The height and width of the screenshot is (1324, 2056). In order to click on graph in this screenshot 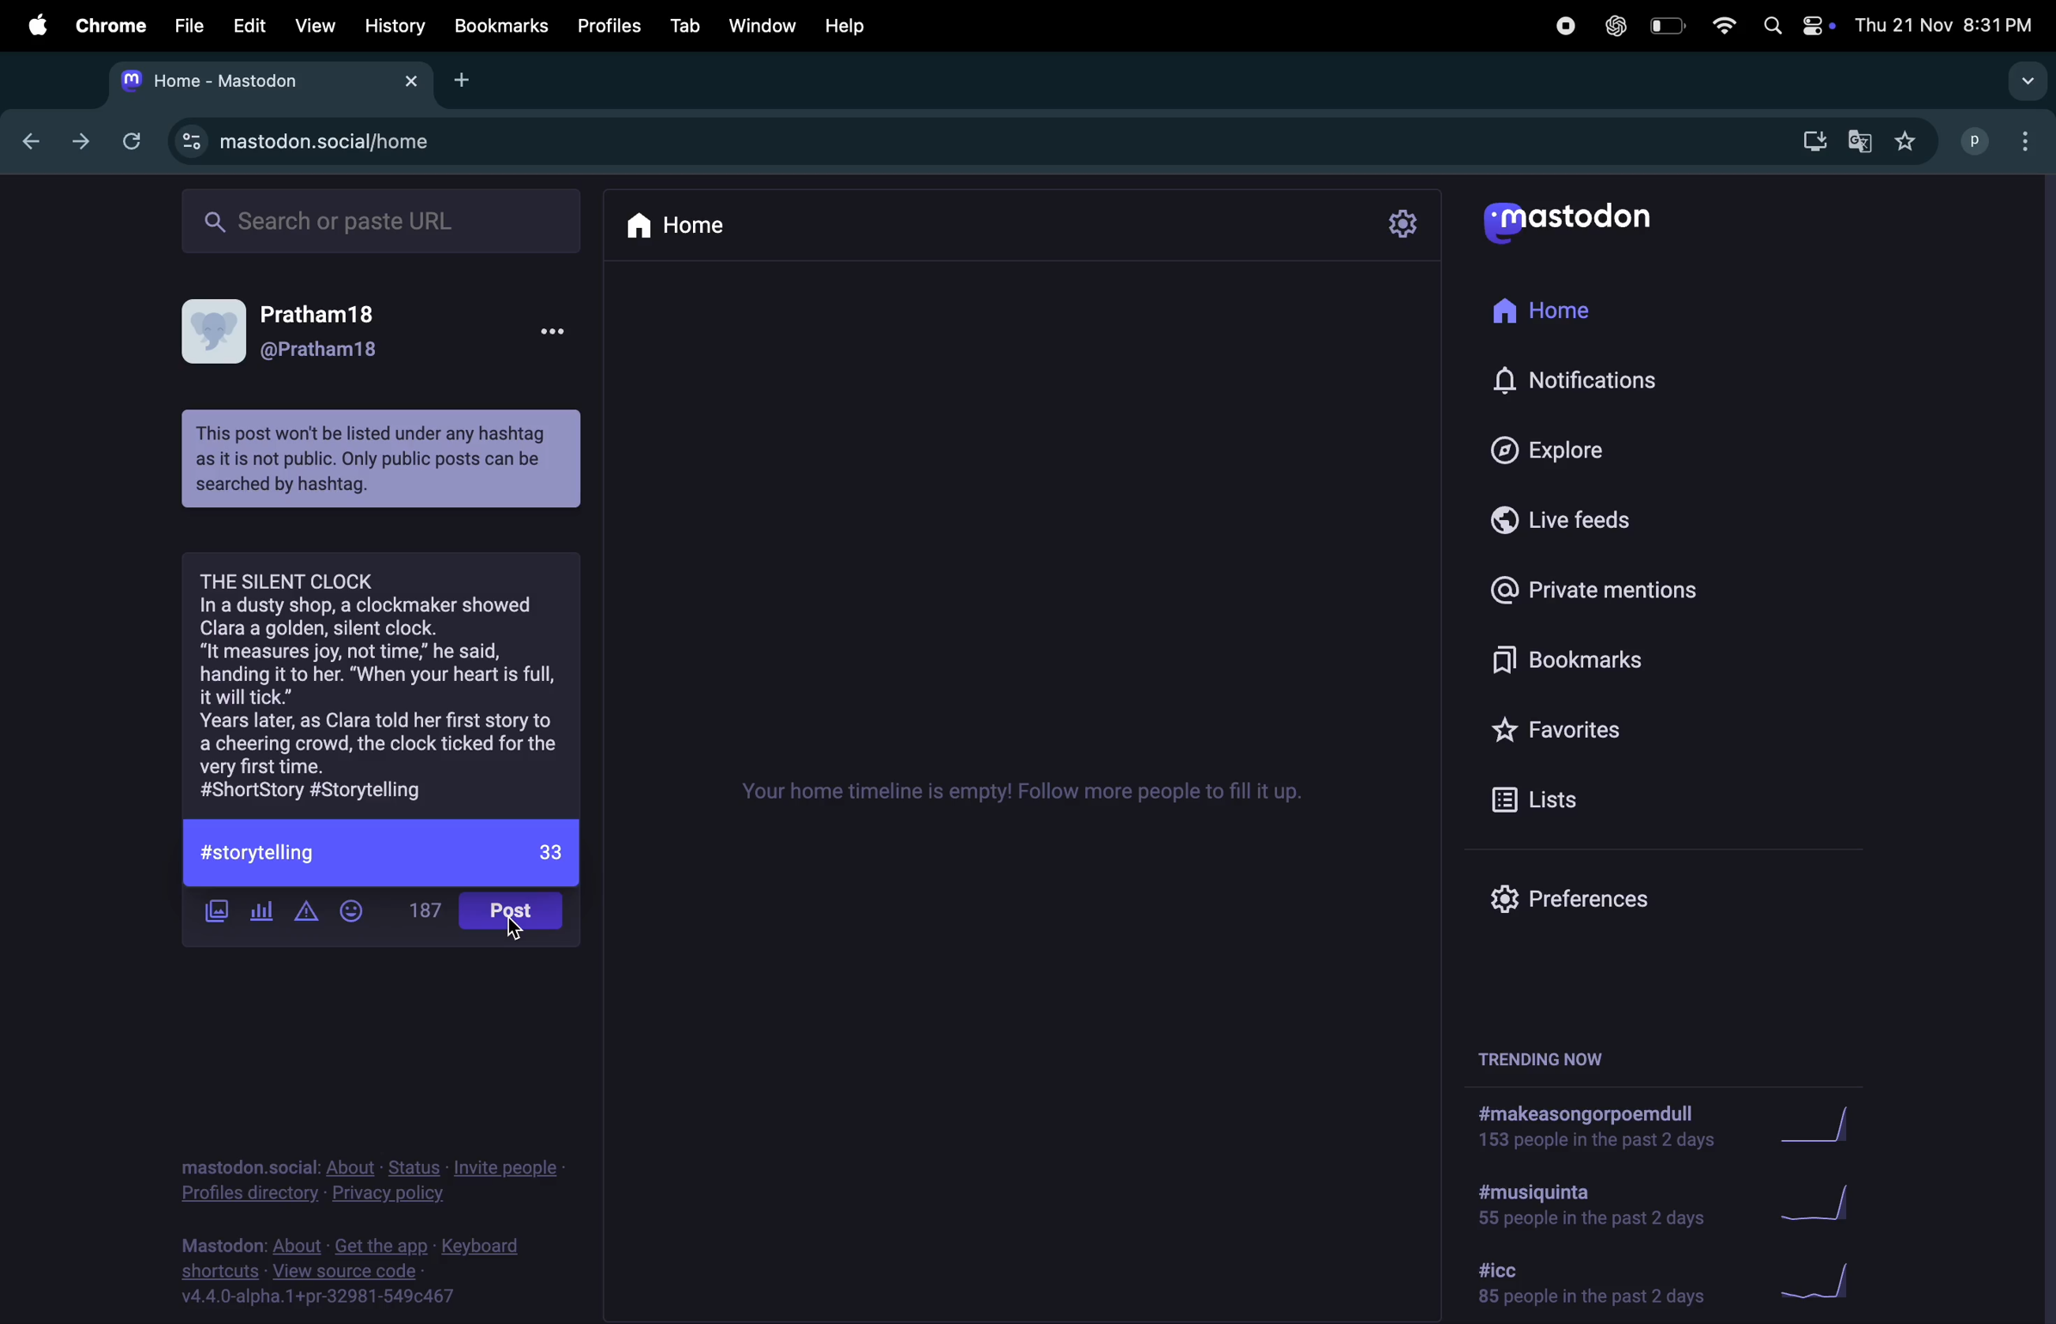, I will do `click(1814, 1285)`.